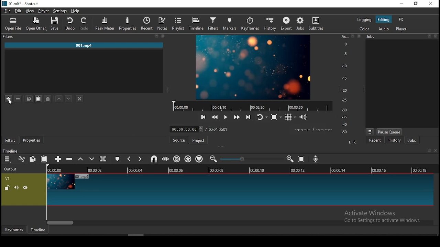 The height and width of the screenshot is (247, 440). What do you see at coordinates (34, 158) in the screenshot?
I see `copy` at bounding box center [34, 158].